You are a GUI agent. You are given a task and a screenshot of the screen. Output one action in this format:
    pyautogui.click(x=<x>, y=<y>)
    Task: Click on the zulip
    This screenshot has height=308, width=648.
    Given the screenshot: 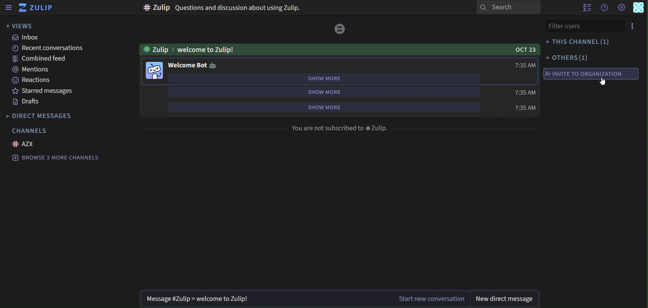 What is the action you would take?
    pyautogui.click(x=38, y=8)
    